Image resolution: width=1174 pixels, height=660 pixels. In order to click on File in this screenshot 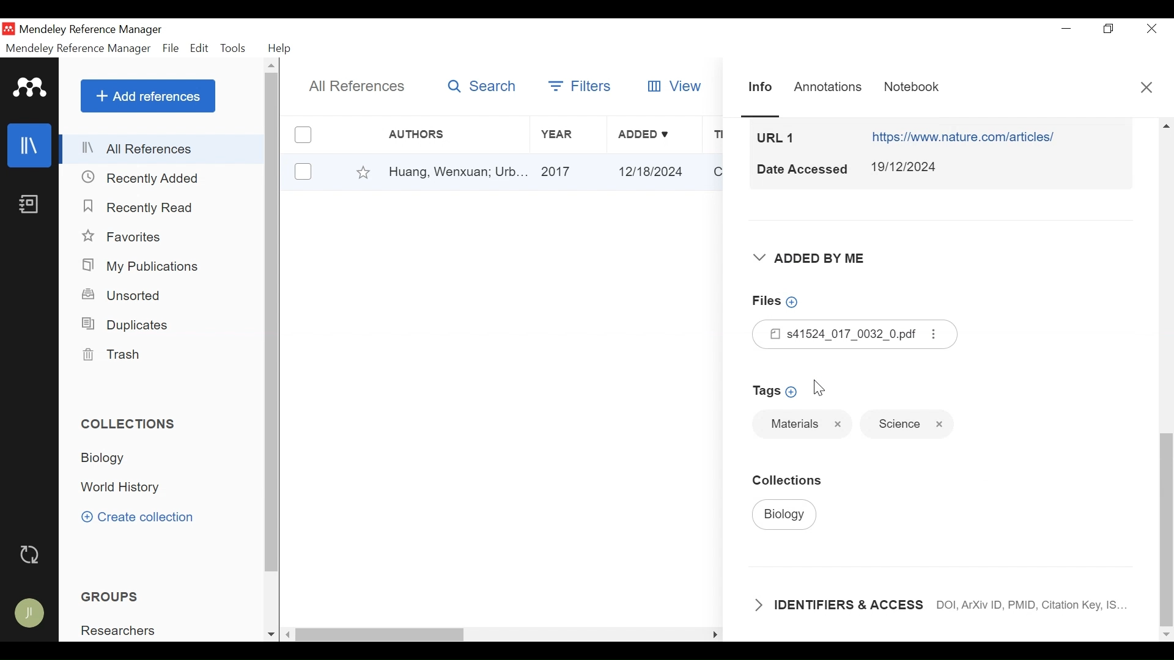, I will do `click(171, 48)`.